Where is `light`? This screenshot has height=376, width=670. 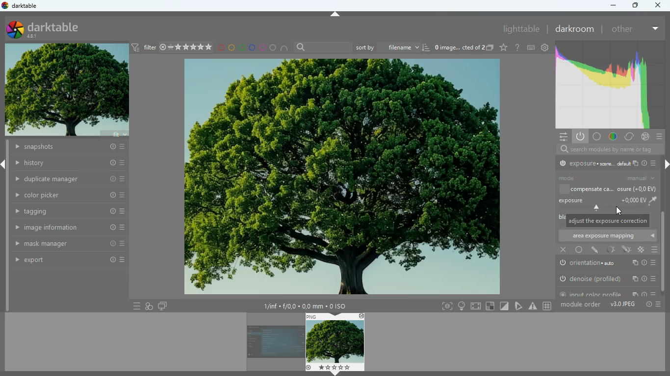
light is located at coordinates (461, 305).